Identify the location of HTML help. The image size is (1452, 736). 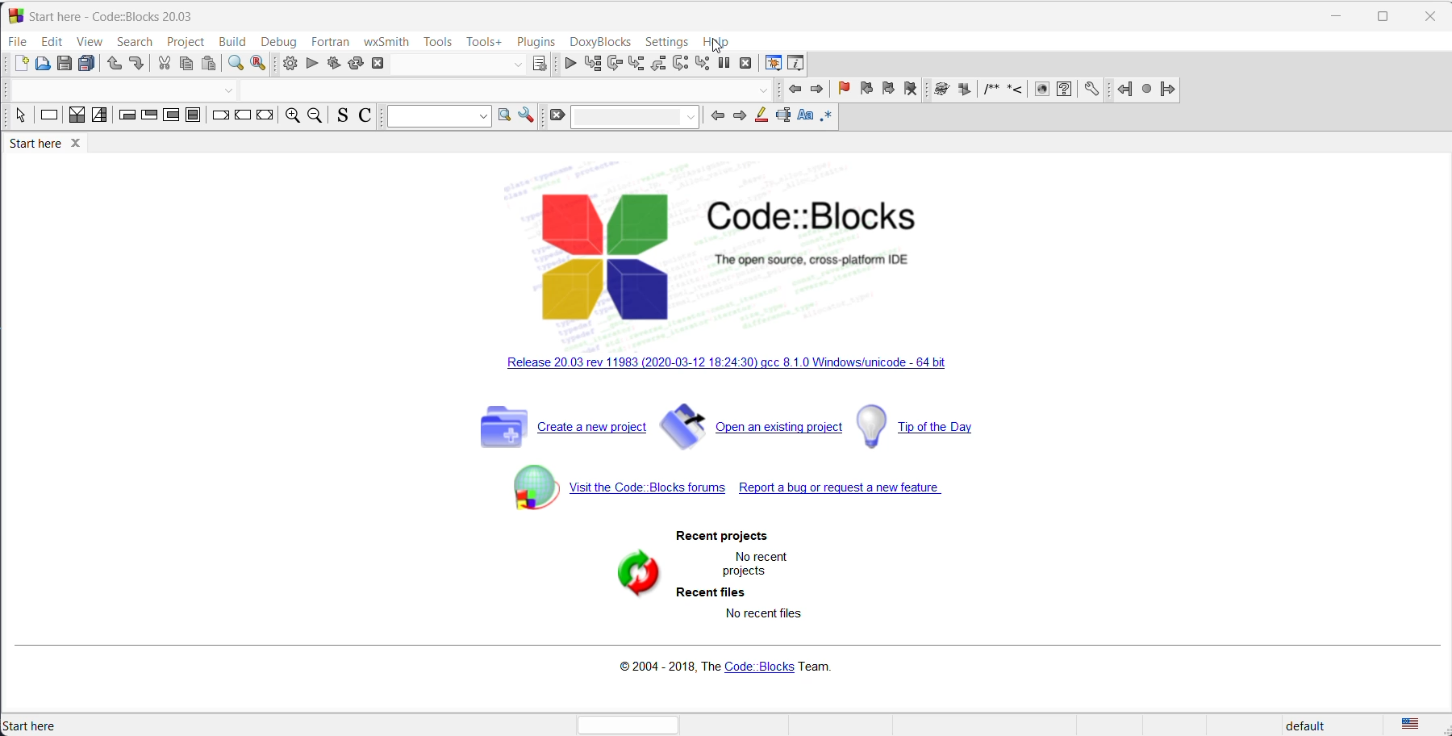
(1066, 91).